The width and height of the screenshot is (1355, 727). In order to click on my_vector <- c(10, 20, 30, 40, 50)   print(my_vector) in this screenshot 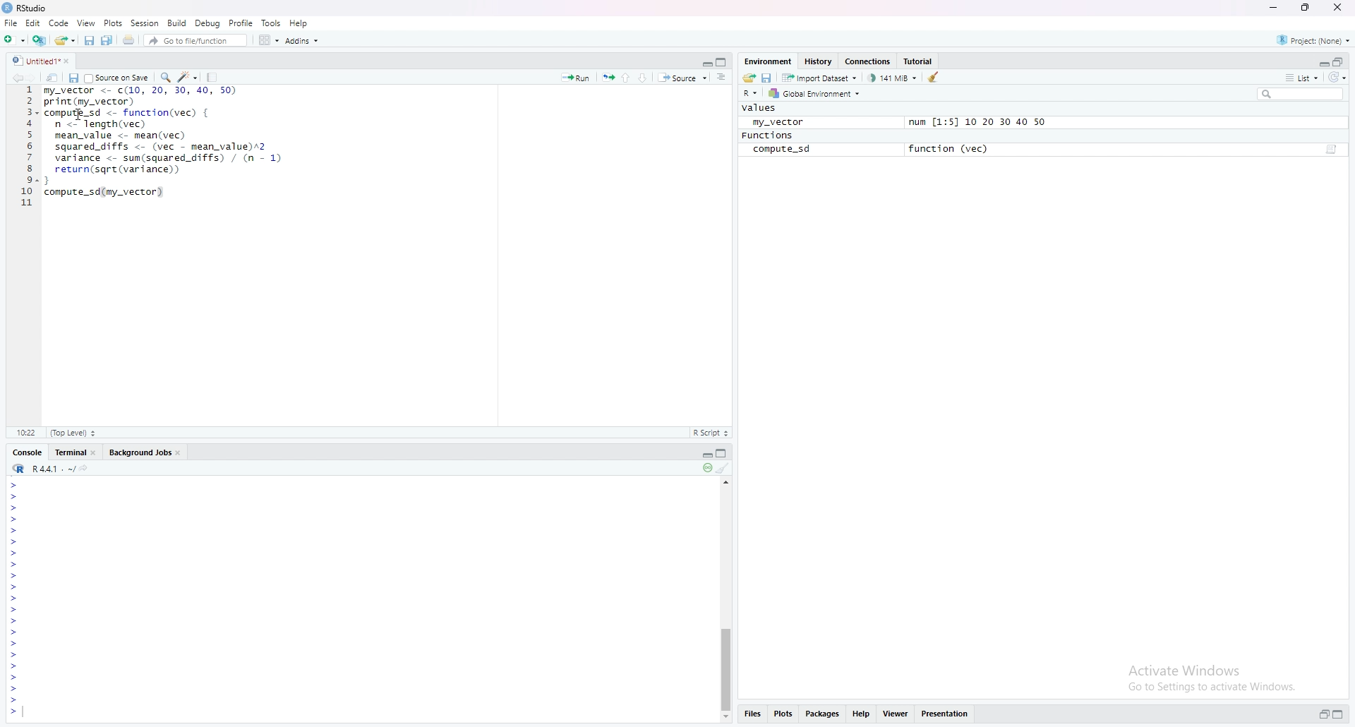, I will do `click(140, 96)`.